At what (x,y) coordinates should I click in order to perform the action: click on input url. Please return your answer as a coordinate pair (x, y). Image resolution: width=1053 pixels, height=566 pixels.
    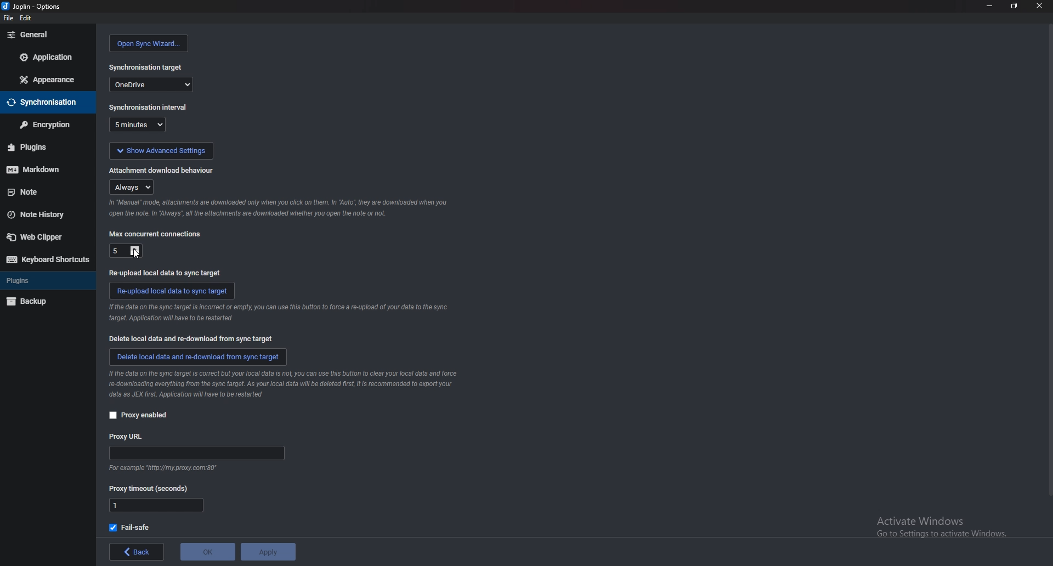
    Looking at the image, I should click on (195, 453).